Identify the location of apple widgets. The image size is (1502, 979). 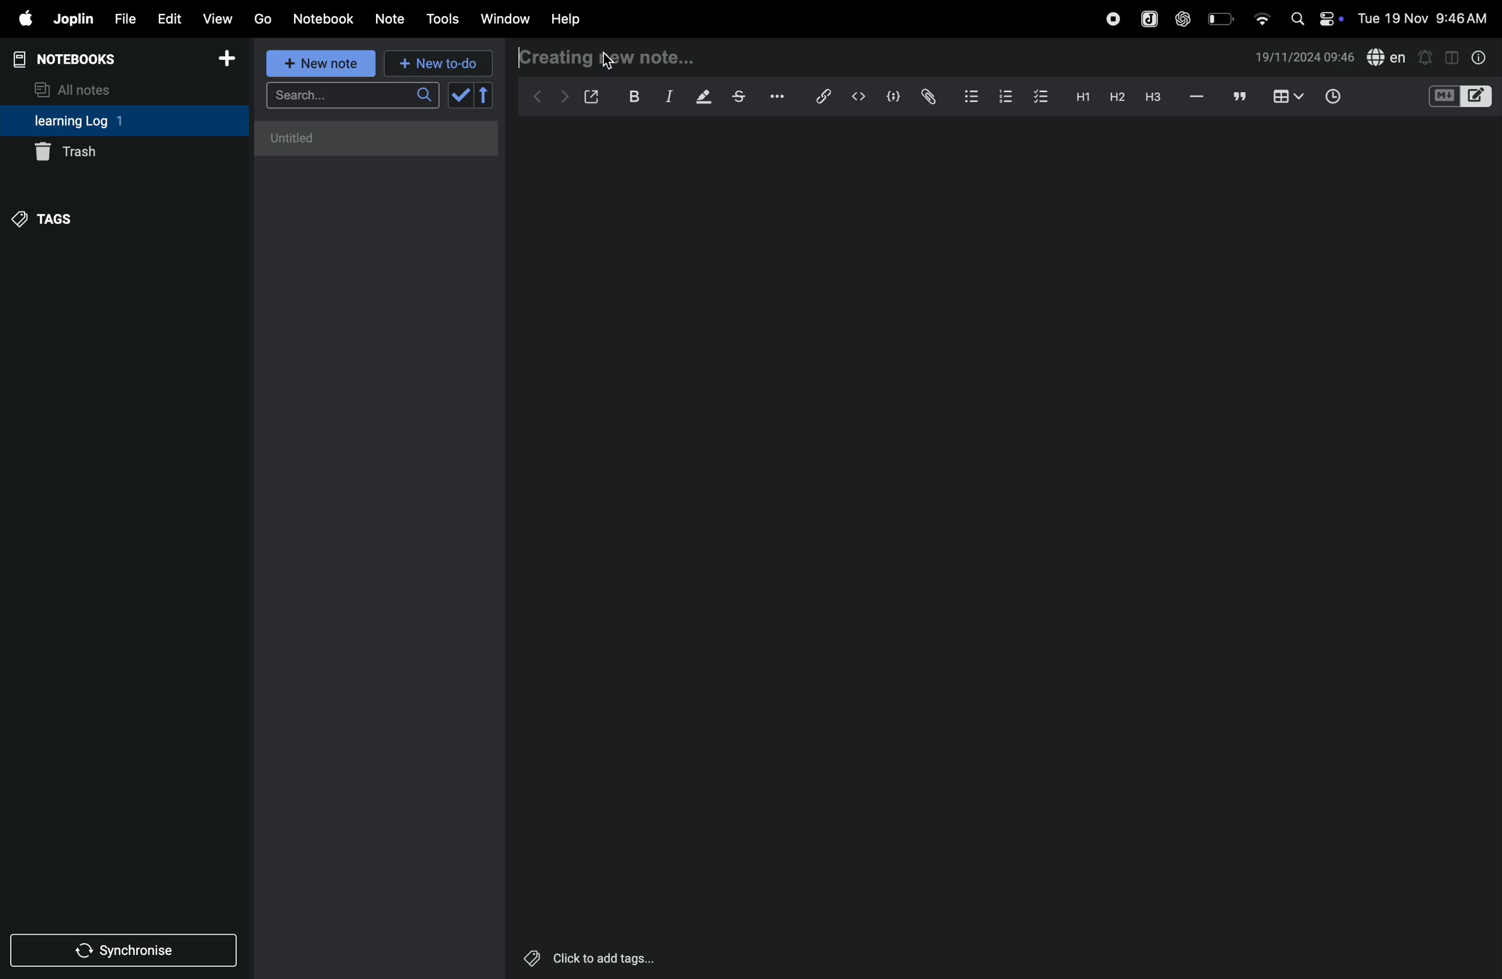
(1314, 17).